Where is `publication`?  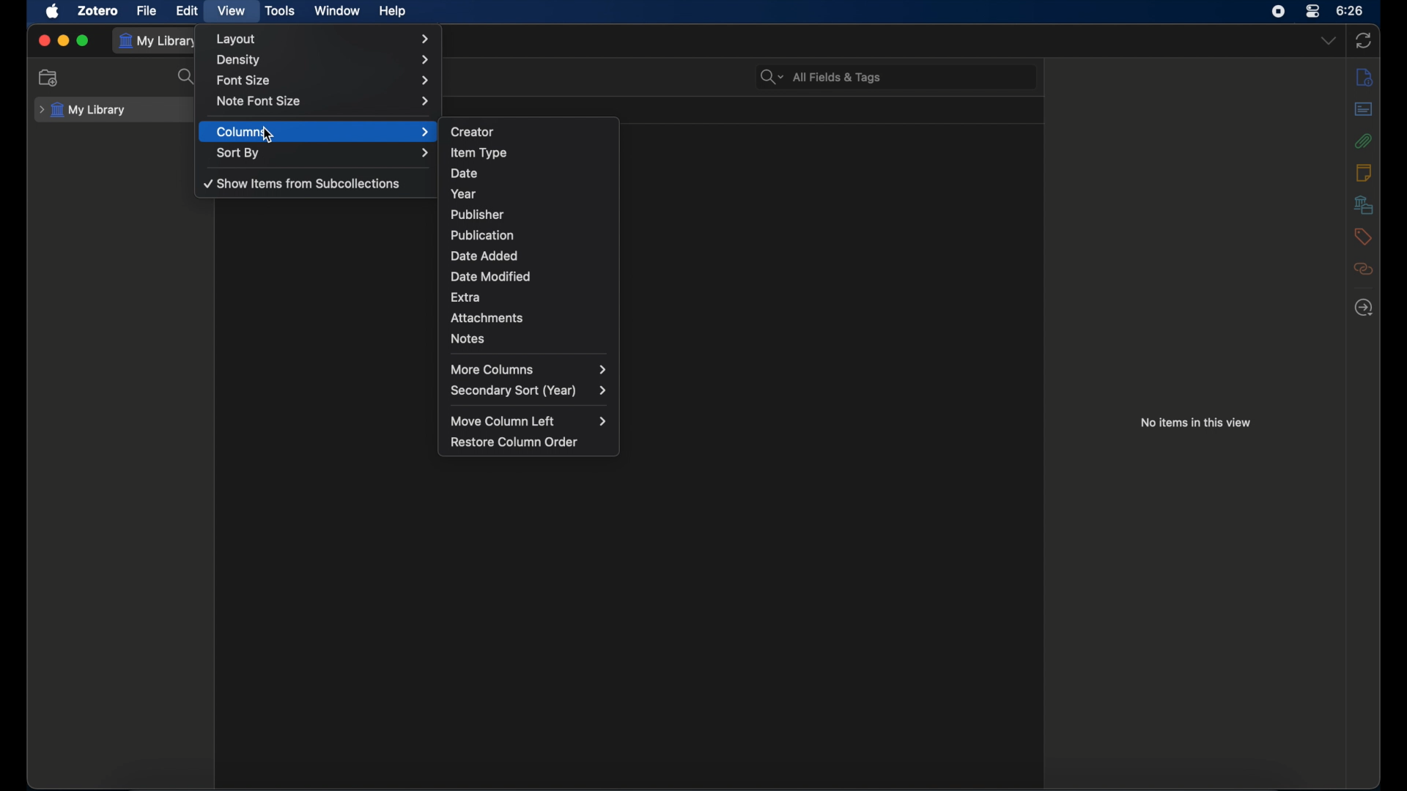 publication is located at coordinates (528, 234).